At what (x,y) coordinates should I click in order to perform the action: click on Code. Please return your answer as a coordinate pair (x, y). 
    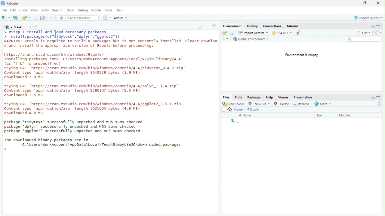
    Looking at the image, I should click on (23, 10).